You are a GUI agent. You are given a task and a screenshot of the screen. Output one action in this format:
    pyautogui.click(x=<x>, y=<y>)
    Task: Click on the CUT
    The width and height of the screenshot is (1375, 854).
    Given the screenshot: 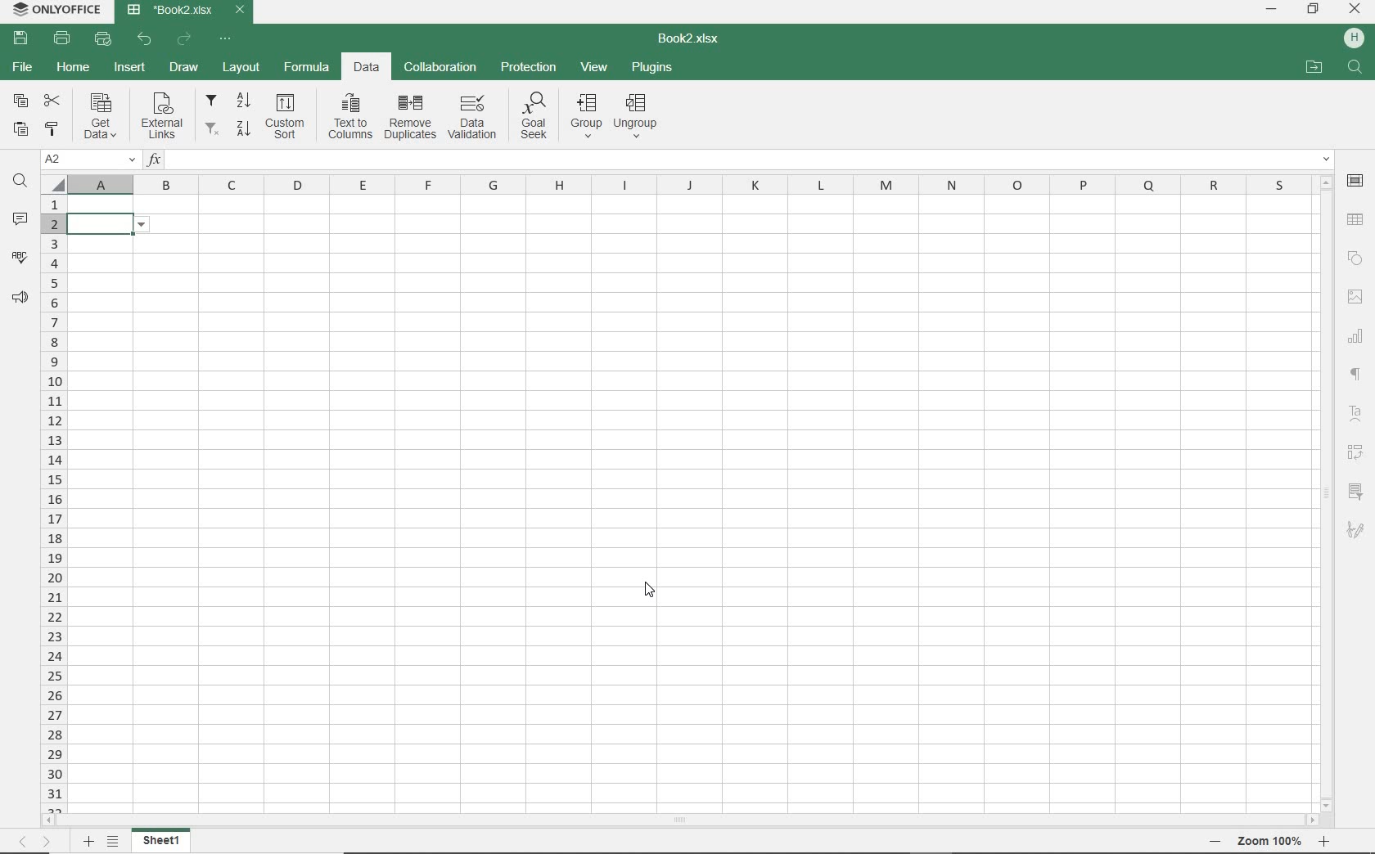 What is the action you would take?
    pyautogui.click(x=52, y=101)
    